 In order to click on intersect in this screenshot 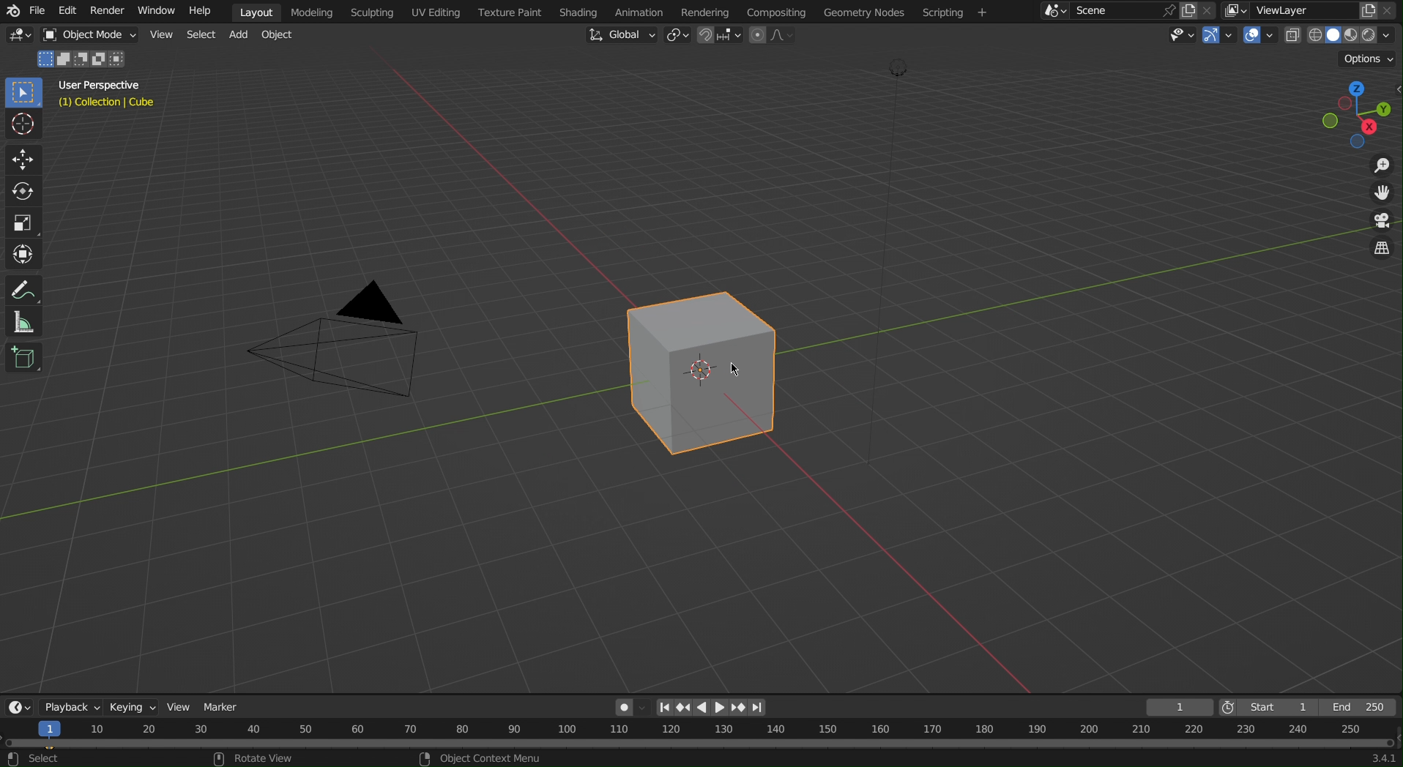, I will do `click(122, 59)`.